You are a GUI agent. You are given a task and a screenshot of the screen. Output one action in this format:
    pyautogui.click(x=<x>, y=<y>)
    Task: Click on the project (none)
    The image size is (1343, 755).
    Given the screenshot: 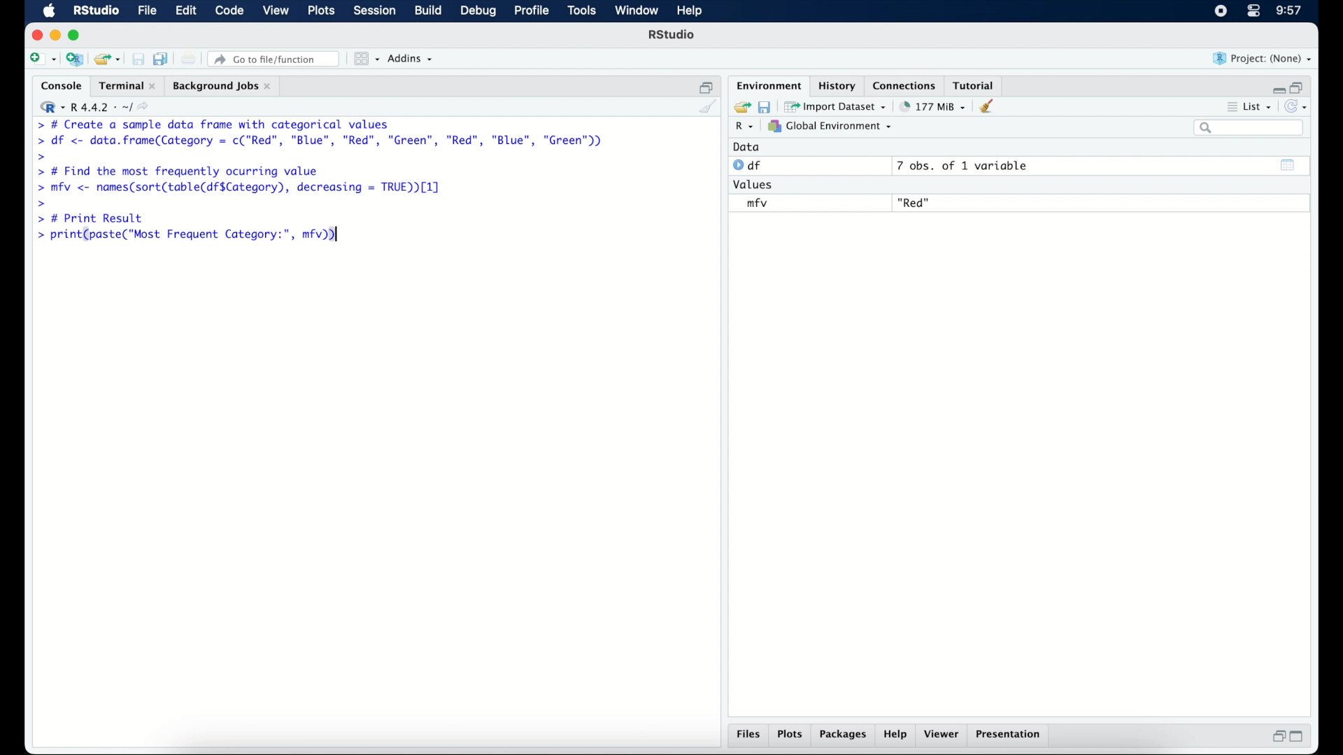 What is the action you would take?
    pyautogui.click(x=1263, y=58)
    